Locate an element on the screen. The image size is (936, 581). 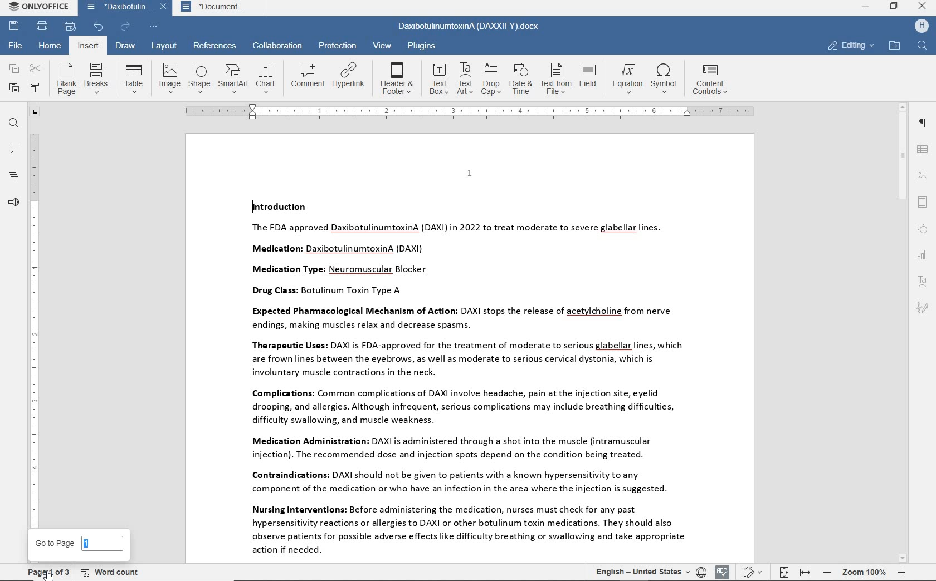
signature is located at coordinates (923, 308).